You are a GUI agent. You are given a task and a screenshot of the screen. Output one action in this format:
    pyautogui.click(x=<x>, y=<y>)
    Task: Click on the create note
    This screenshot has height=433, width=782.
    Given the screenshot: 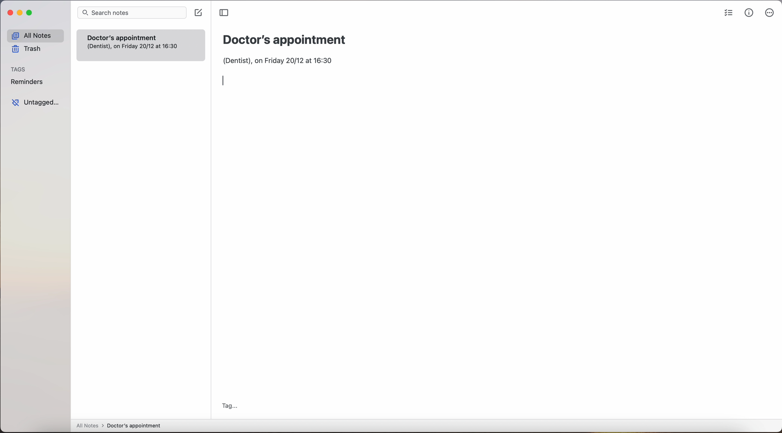 What is the action you would take?
    pyautogui.click(x=198, y=13)
    